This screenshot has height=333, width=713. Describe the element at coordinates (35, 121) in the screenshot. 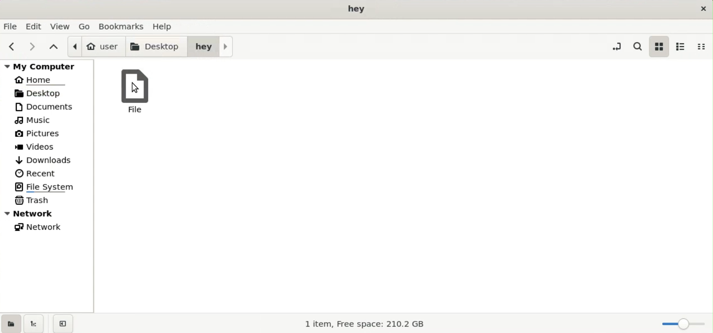

I see `music` at that location.